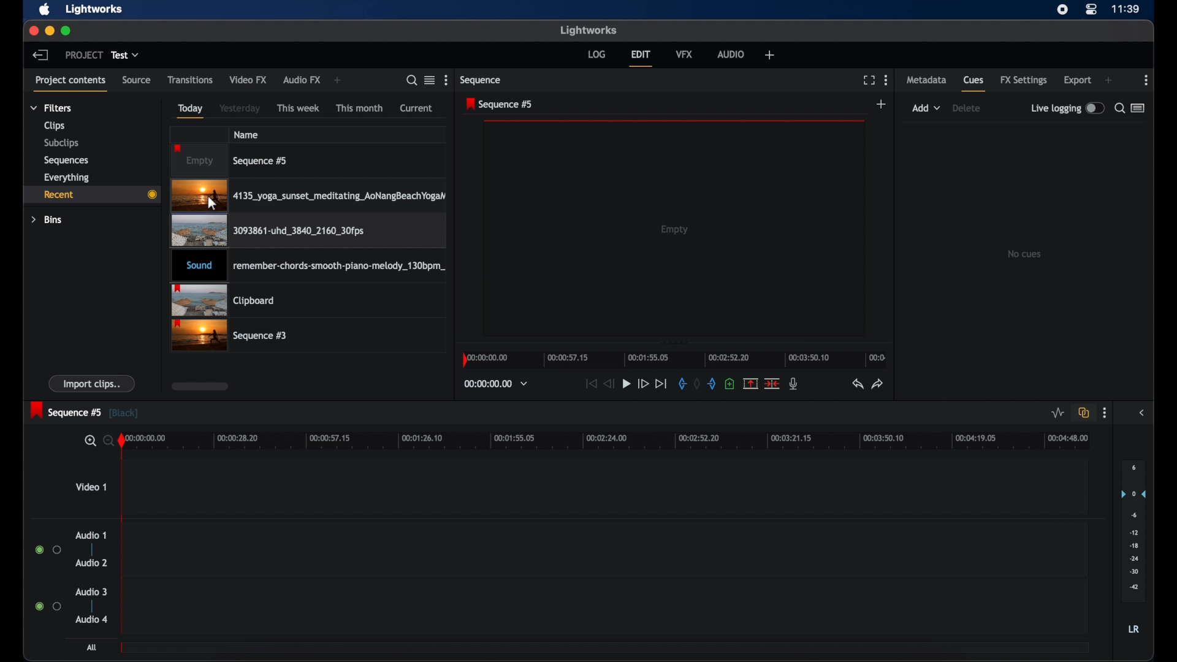 The width and height of the screenshot is (1177, 662). I want to click on test, so click(126, 55).